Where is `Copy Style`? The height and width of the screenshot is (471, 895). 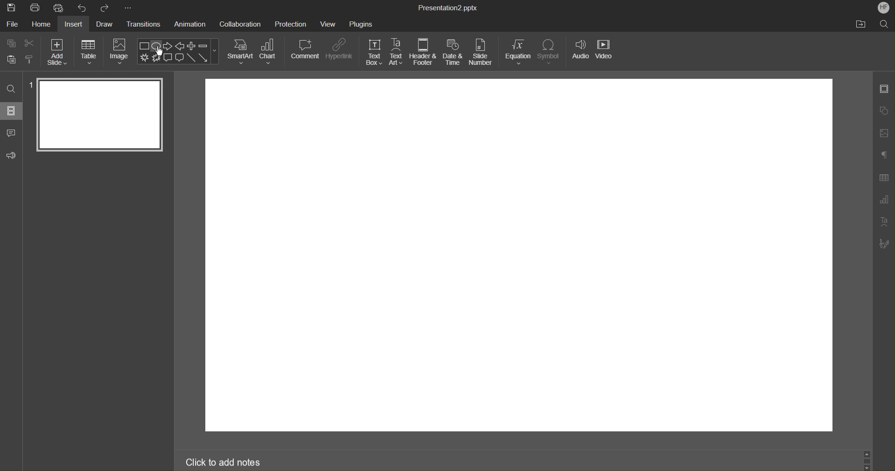
Copy Style is located at coordinates (30, 58).